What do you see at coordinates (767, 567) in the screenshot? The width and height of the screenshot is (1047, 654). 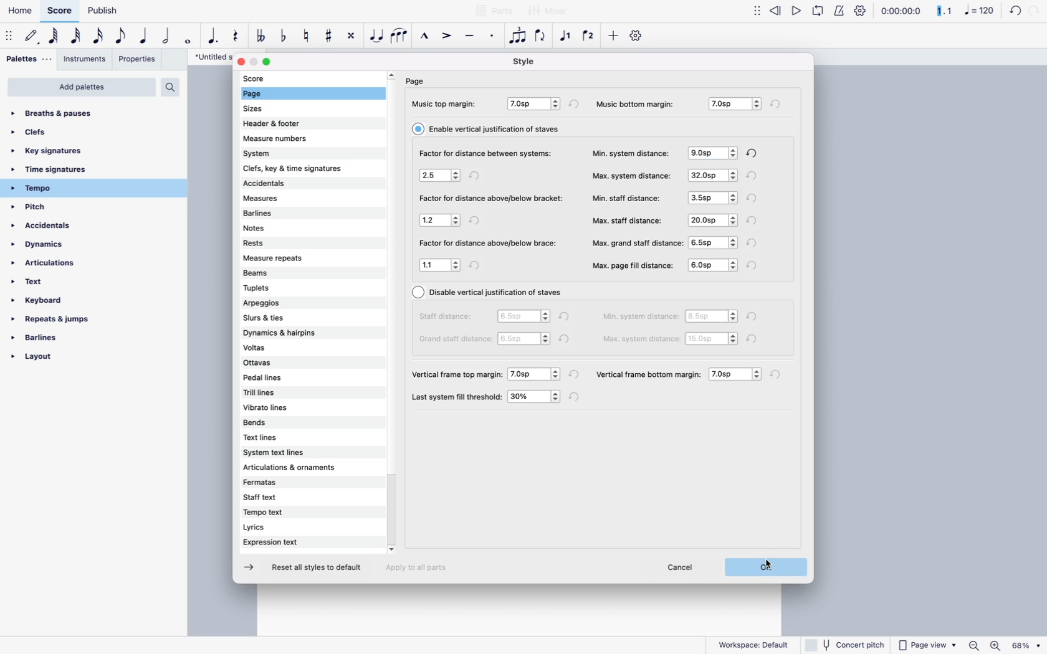 I see `Cursor` at bounding box center [767, 567].